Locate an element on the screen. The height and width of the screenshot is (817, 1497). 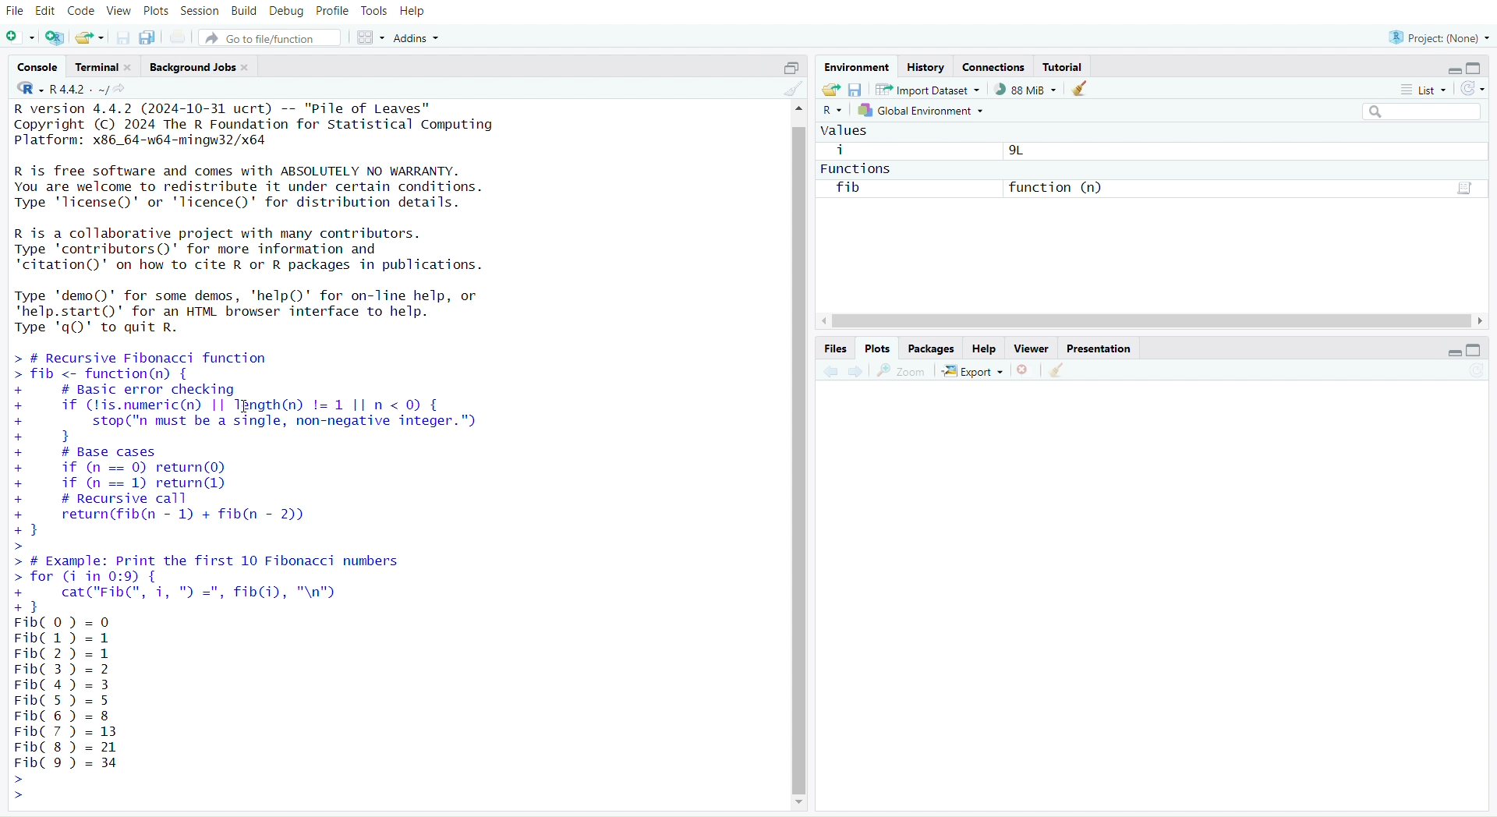
console is located at coordinates (40, 67).